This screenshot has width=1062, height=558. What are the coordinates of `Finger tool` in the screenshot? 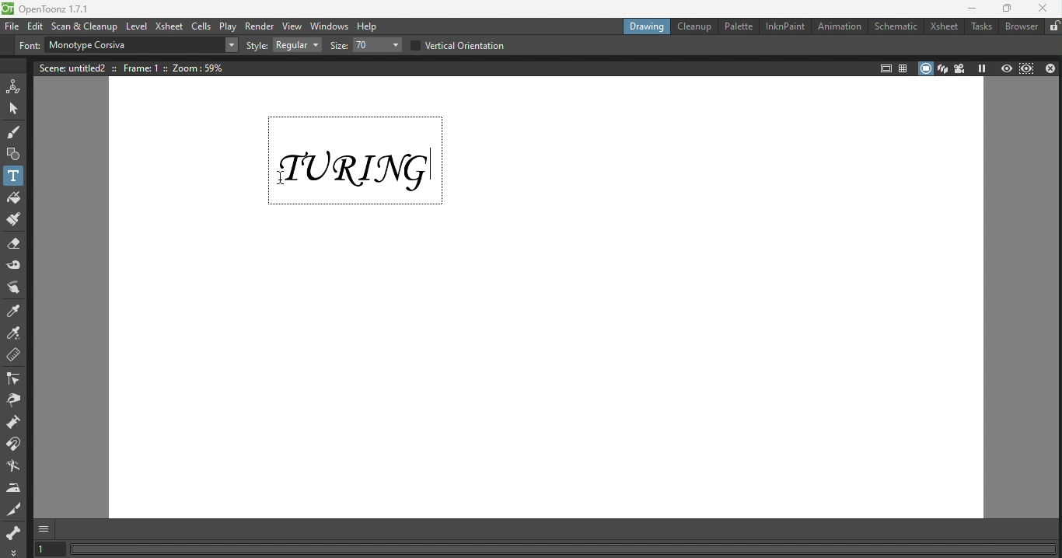 It's located at (16, 288).